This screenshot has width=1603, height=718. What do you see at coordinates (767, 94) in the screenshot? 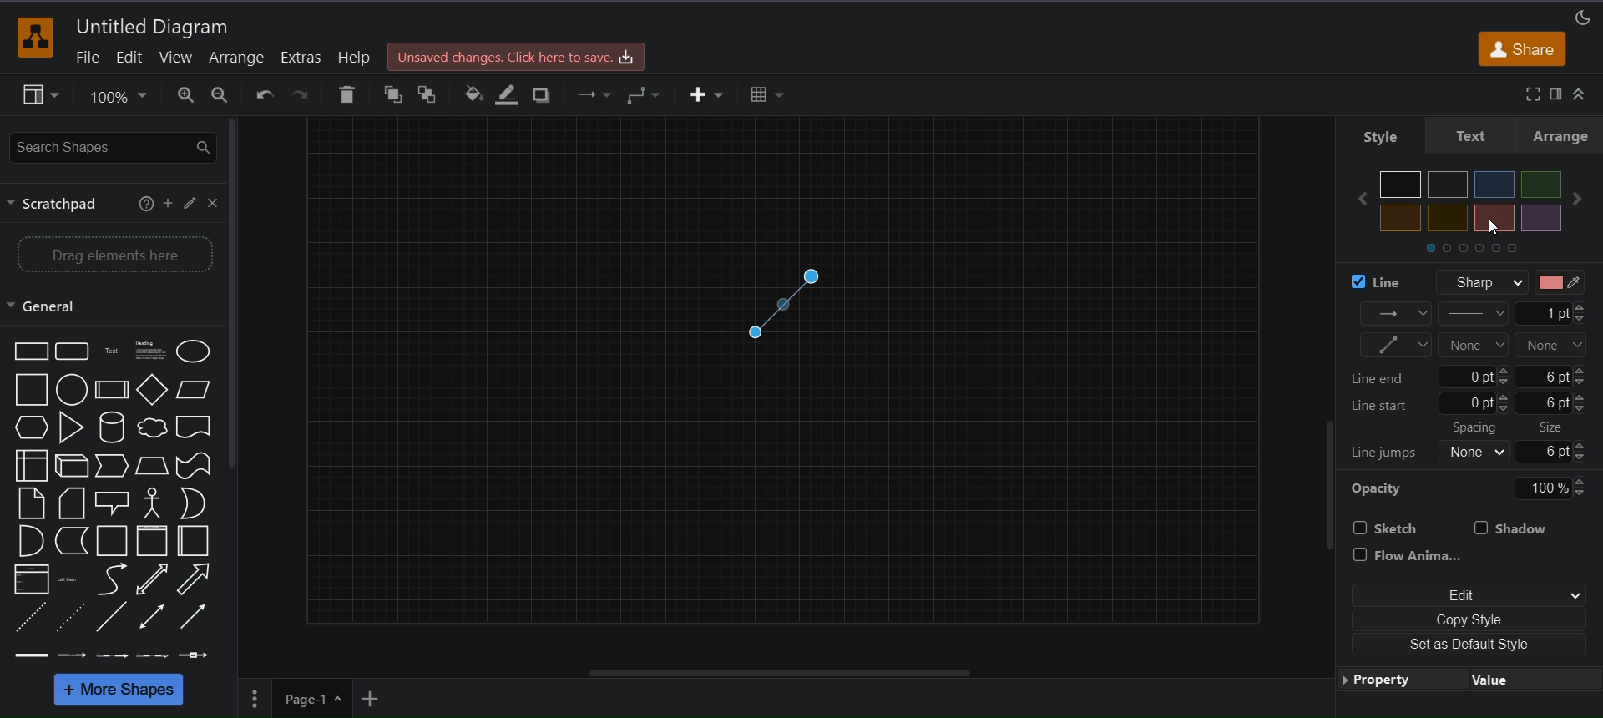
I see `table` at bounding box center [767, 94].